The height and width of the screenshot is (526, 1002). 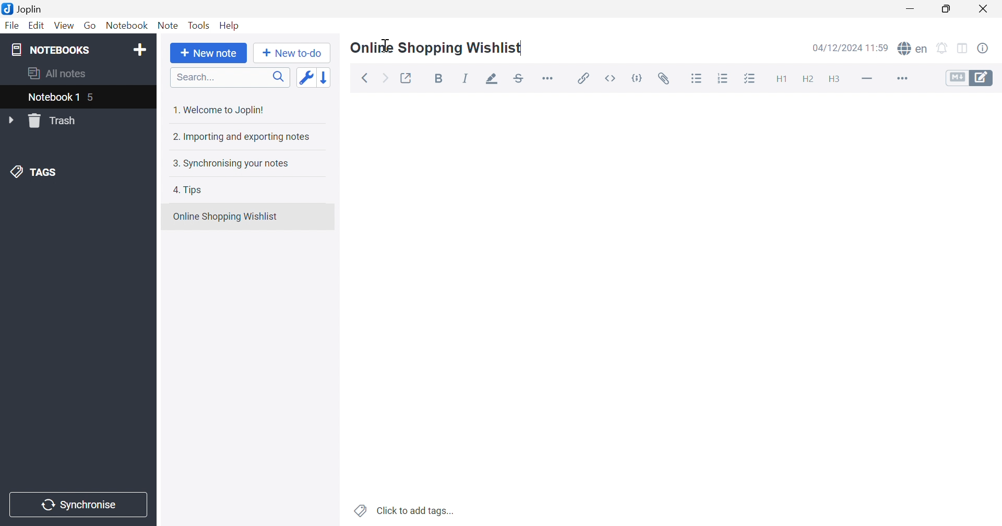 I want to click on Restore Down, so click(x=947, y=9).